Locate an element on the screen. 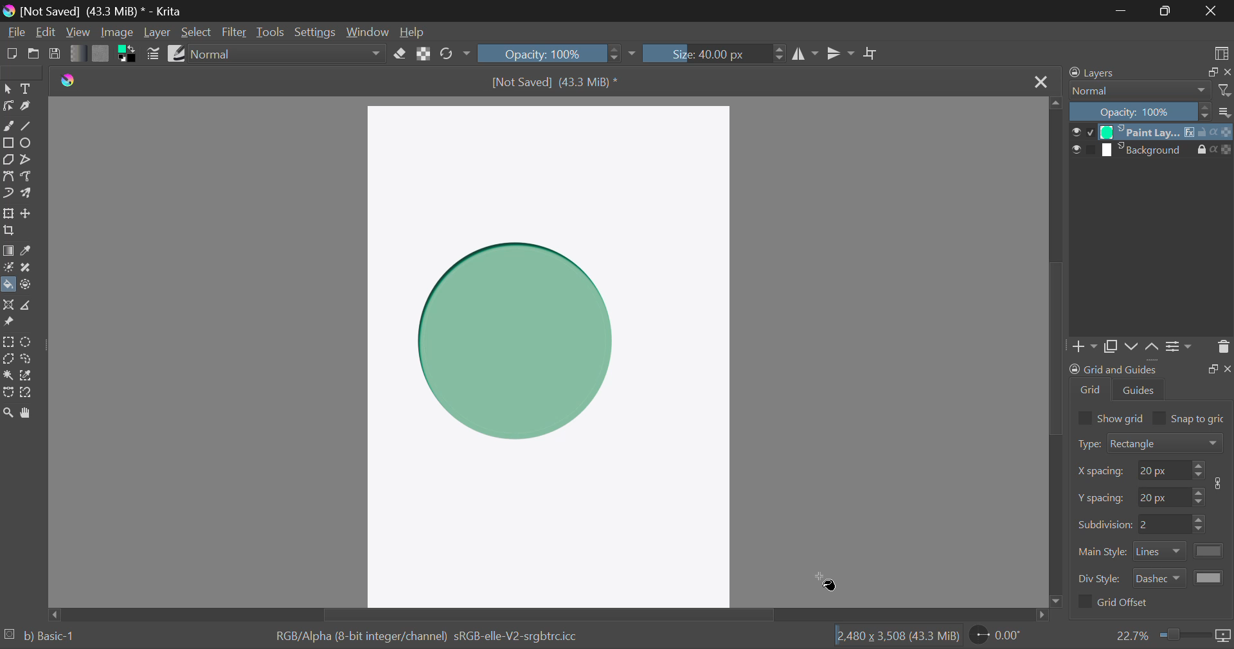 This screenshot has width=1234, height=649. Colors in Use is located at coordinates (129, 56).